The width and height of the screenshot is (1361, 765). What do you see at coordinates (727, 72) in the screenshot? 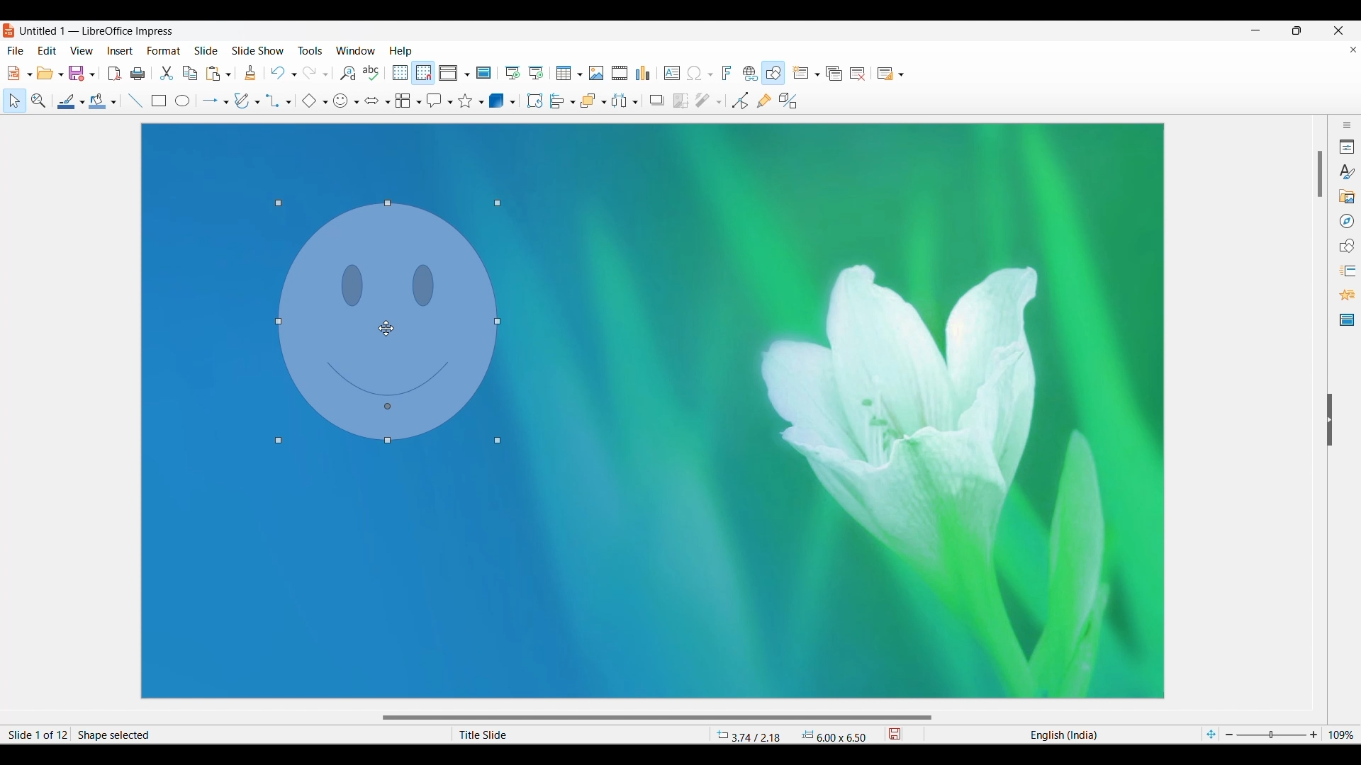
I see `Insert fontwork text` at bounding box center [727, 72].